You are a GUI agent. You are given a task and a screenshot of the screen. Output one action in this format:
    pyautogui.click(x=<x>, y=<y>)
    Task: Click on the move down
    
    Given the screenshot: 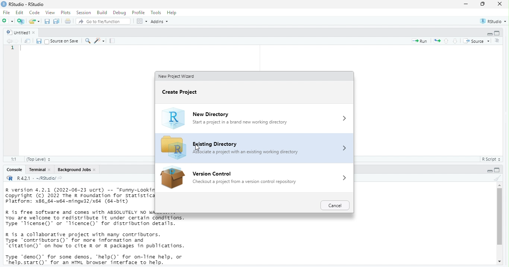 What is the action you would take?
    pyautogui.click(x=501, y=261)
    